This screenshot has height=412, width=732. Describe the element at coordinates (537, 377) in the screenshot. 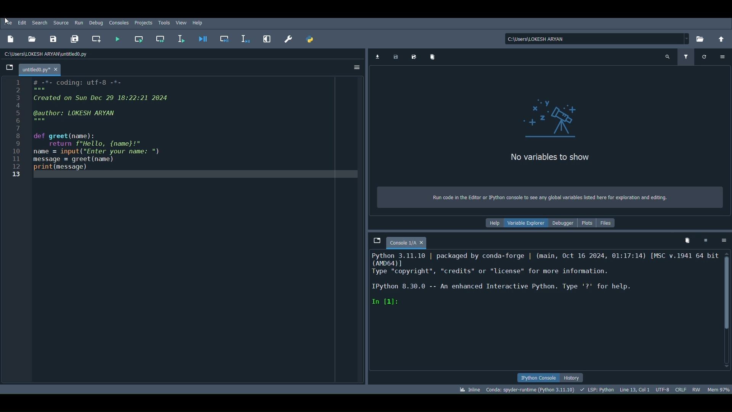

I see `IPython console` at that location.